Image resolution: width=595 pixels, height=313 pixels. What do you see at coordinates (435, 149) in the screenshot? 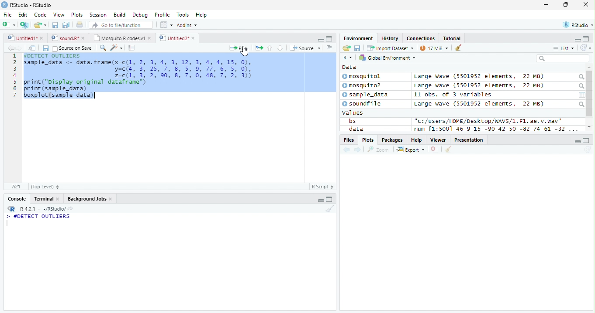
I see `delete file` at bounding box center [435, 149].